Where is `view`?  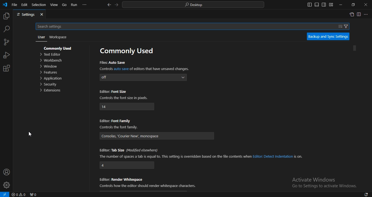 view is located at coordinates (54, 5).